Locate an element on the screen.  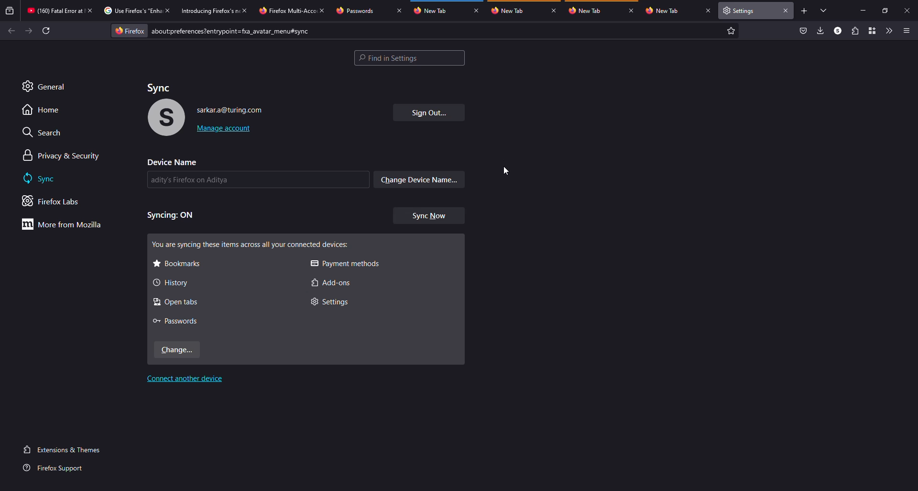
change is located at coordinates (178, 349).